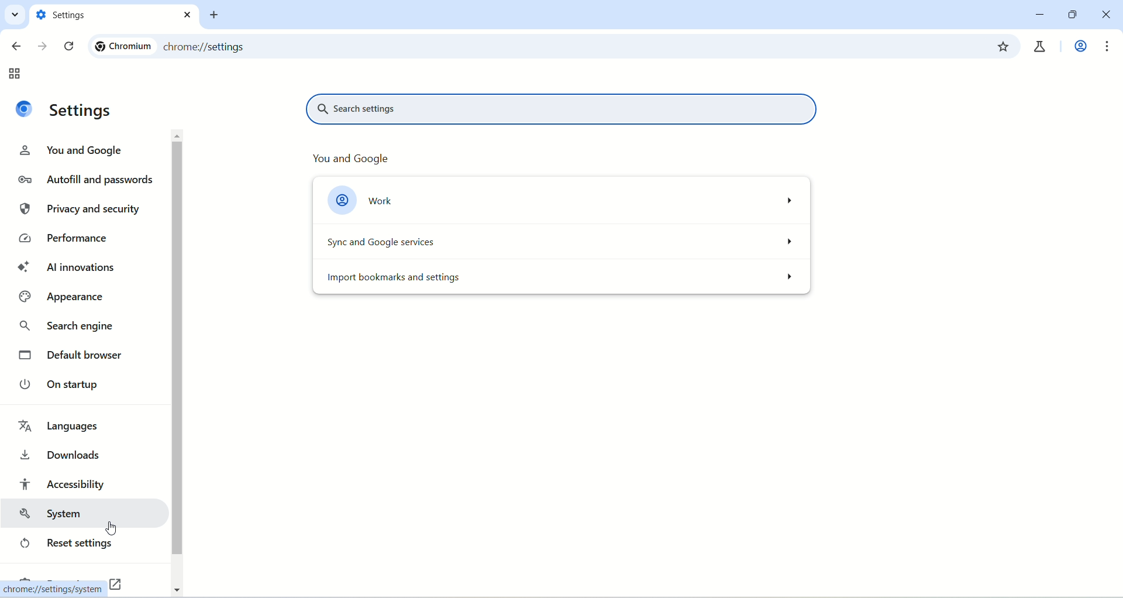  I want to click on go forward, so click(42, 44).